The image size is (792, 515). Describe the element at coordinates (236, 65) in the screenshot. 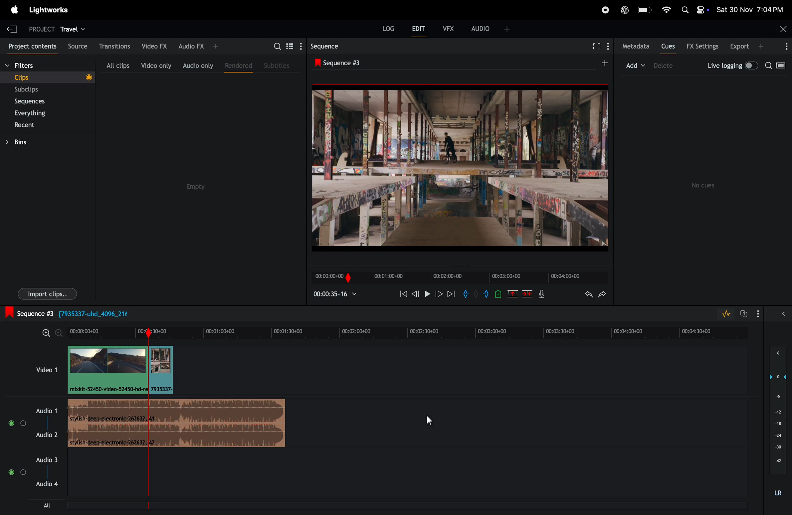

I see `rendered` at that location.